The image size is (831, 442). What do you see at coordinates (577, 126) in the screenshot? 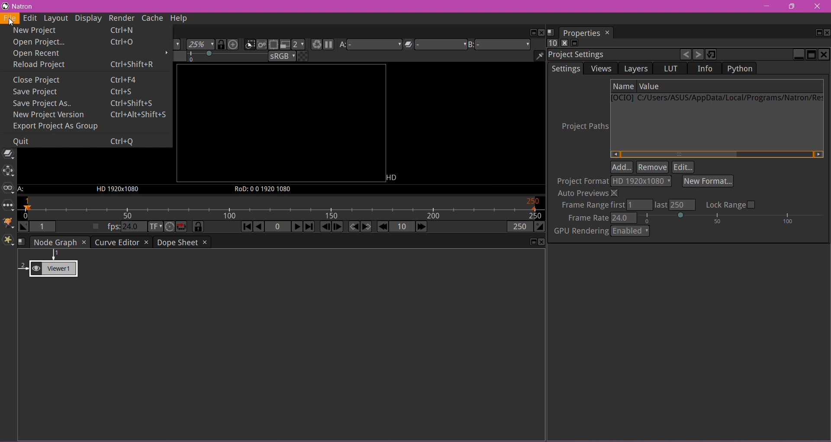
I see `Project Paths` at bounding box center [577, 126].